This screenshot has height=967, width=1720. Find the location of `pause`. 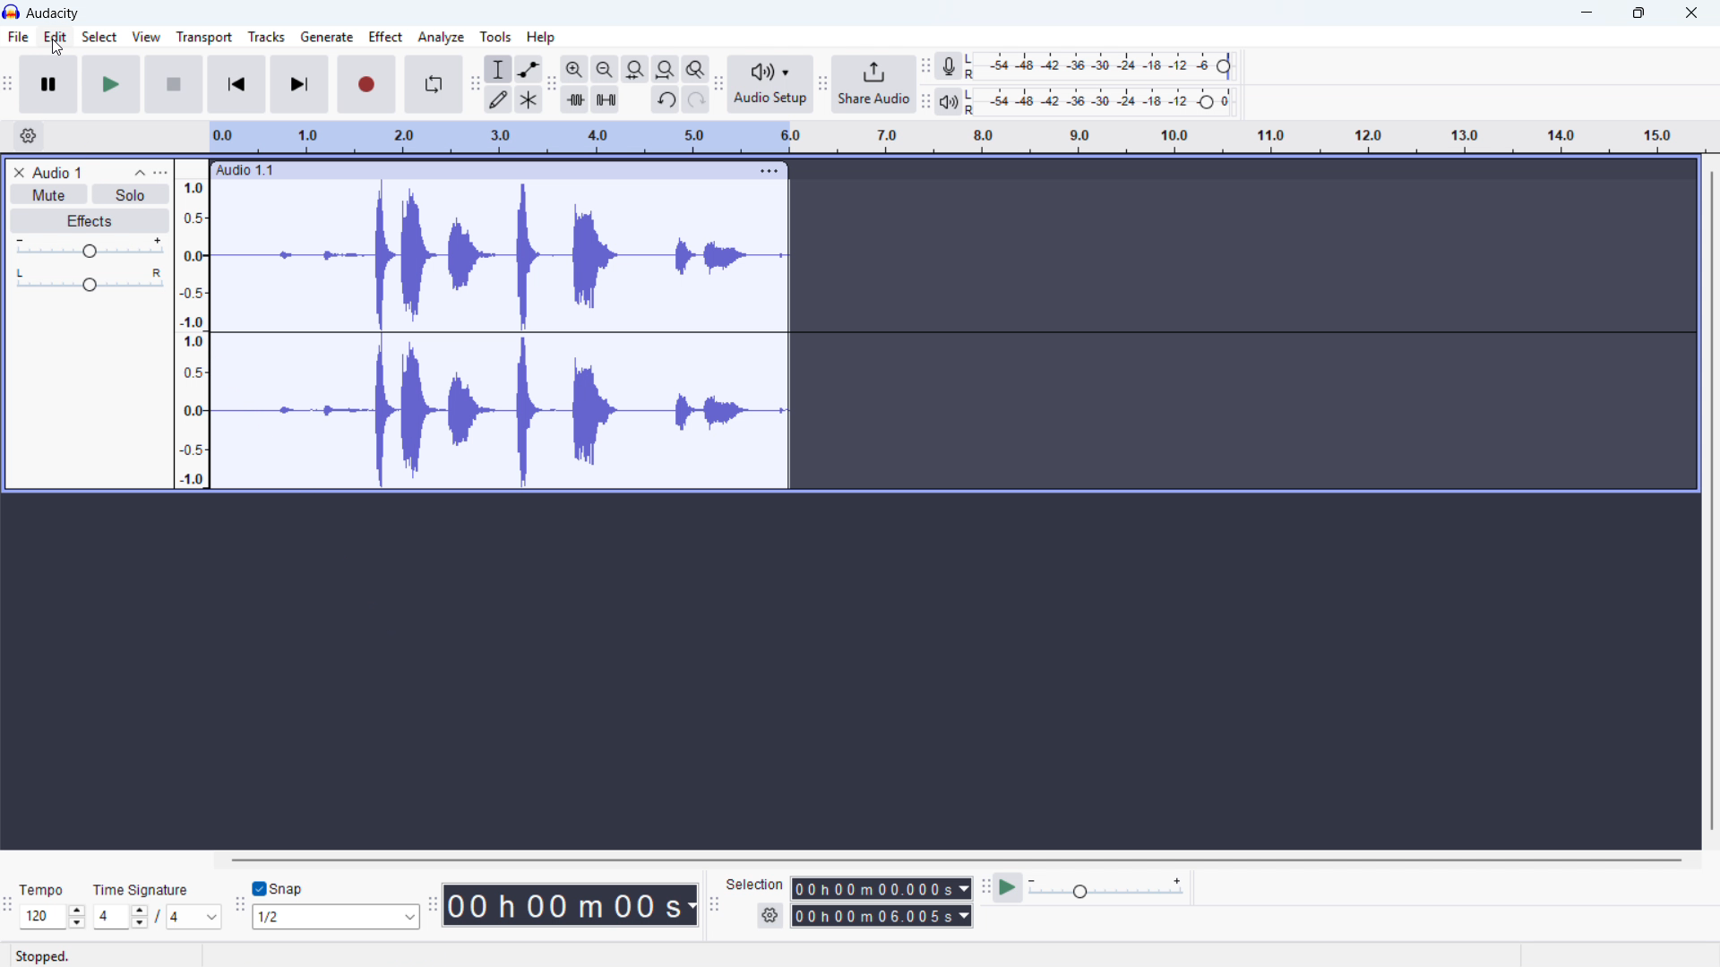

pause is located at coordinates (47, 84).